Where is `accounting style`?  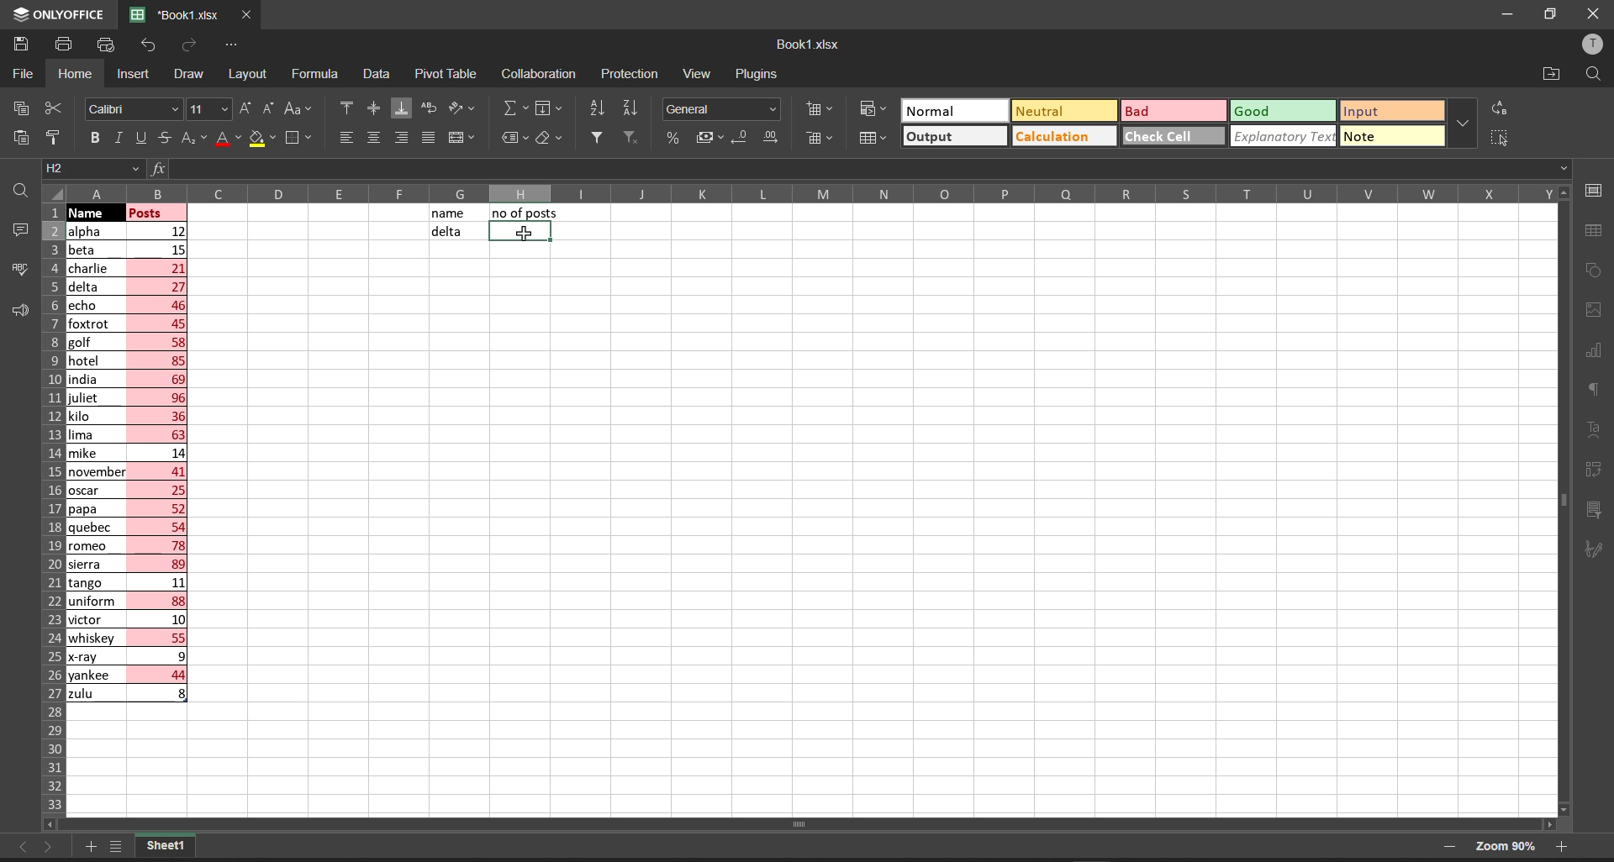 accounting style is located at coordinates (703, 137).